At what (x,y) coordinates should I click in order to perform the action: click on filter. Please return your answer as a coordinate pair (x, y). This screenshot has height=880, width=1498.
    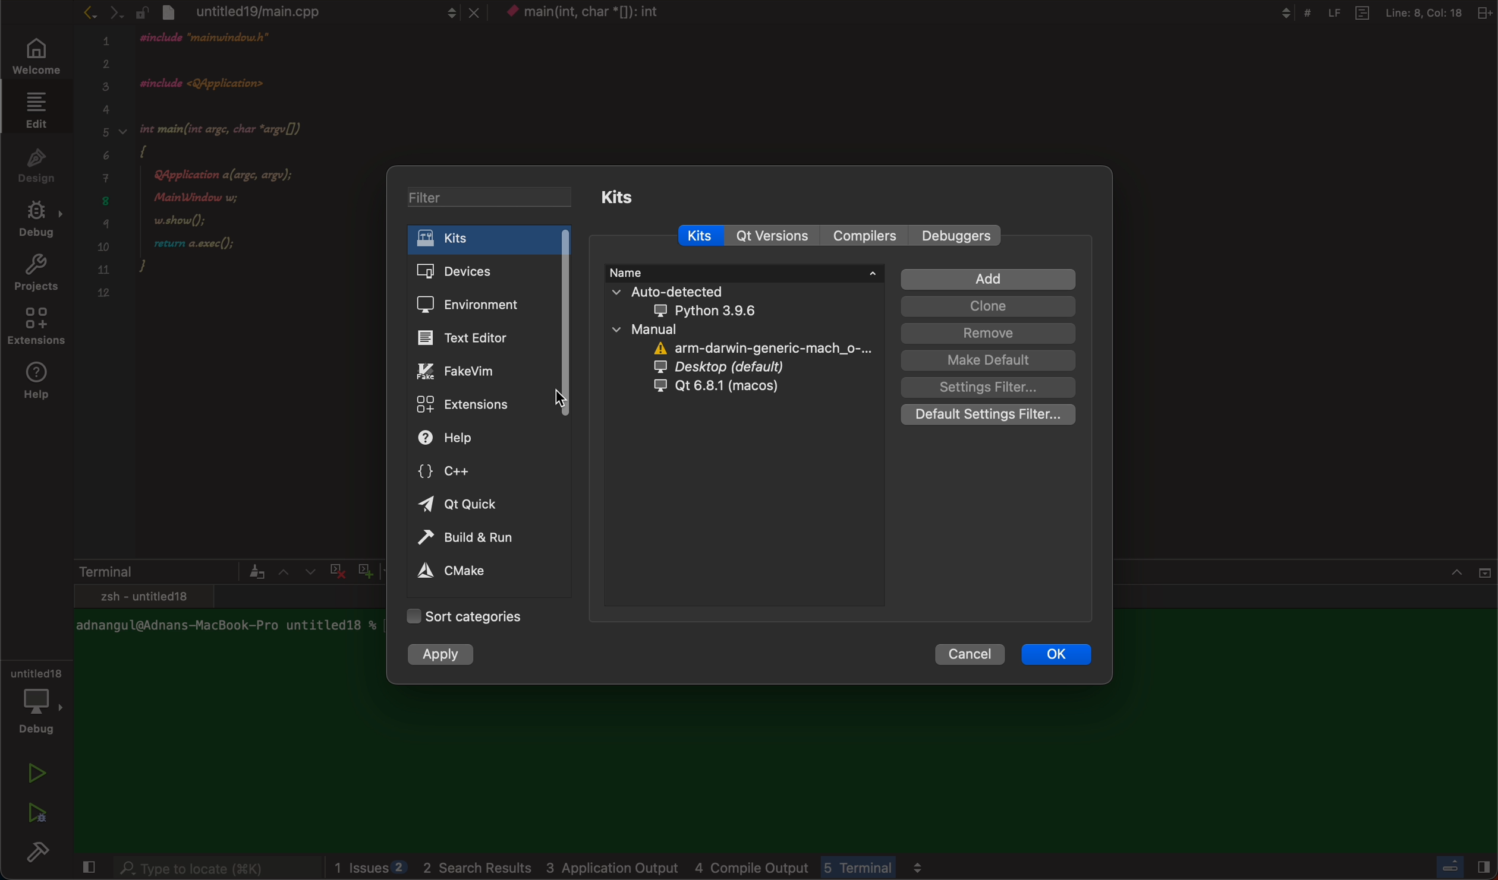
    Looking at the image, I should click on (492, 197).